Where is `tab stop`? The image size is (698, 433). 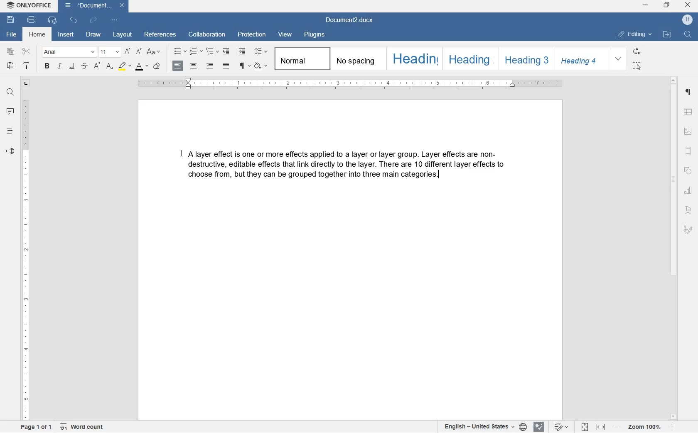 tab stop is located at coordinates (25, 85).